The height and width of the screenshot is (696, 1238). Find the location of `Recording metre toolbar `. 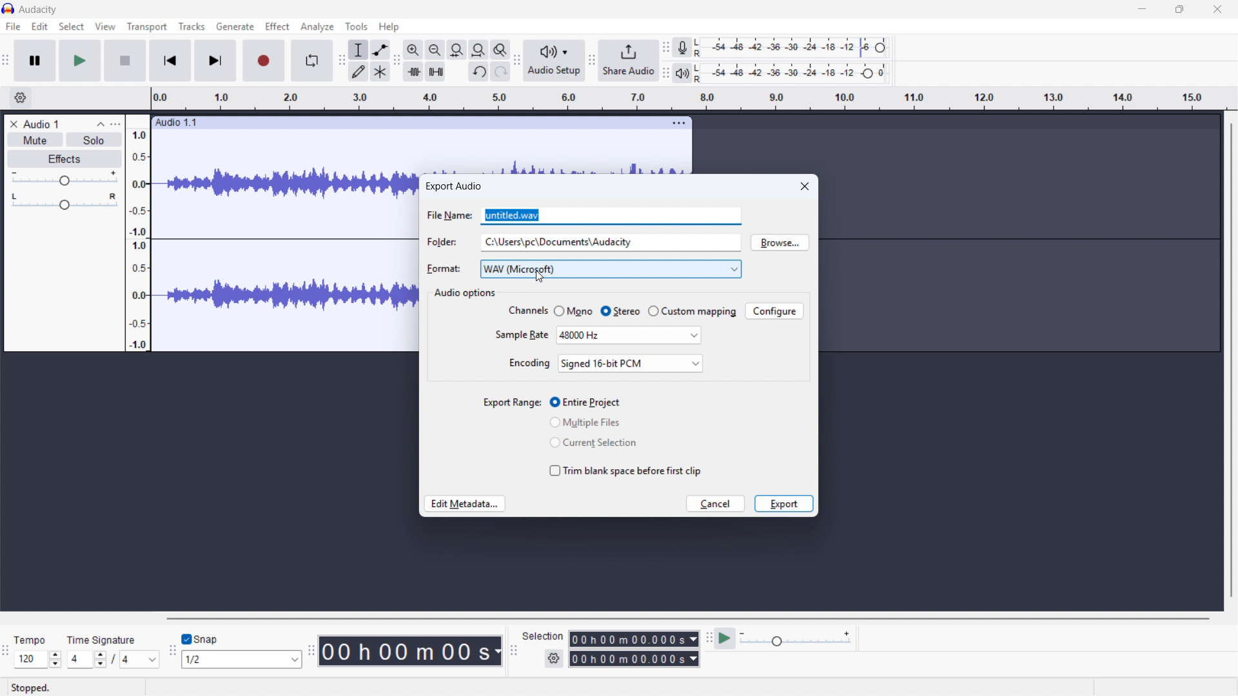

Recording metre toolbar  is located at coordinates (666, 48).